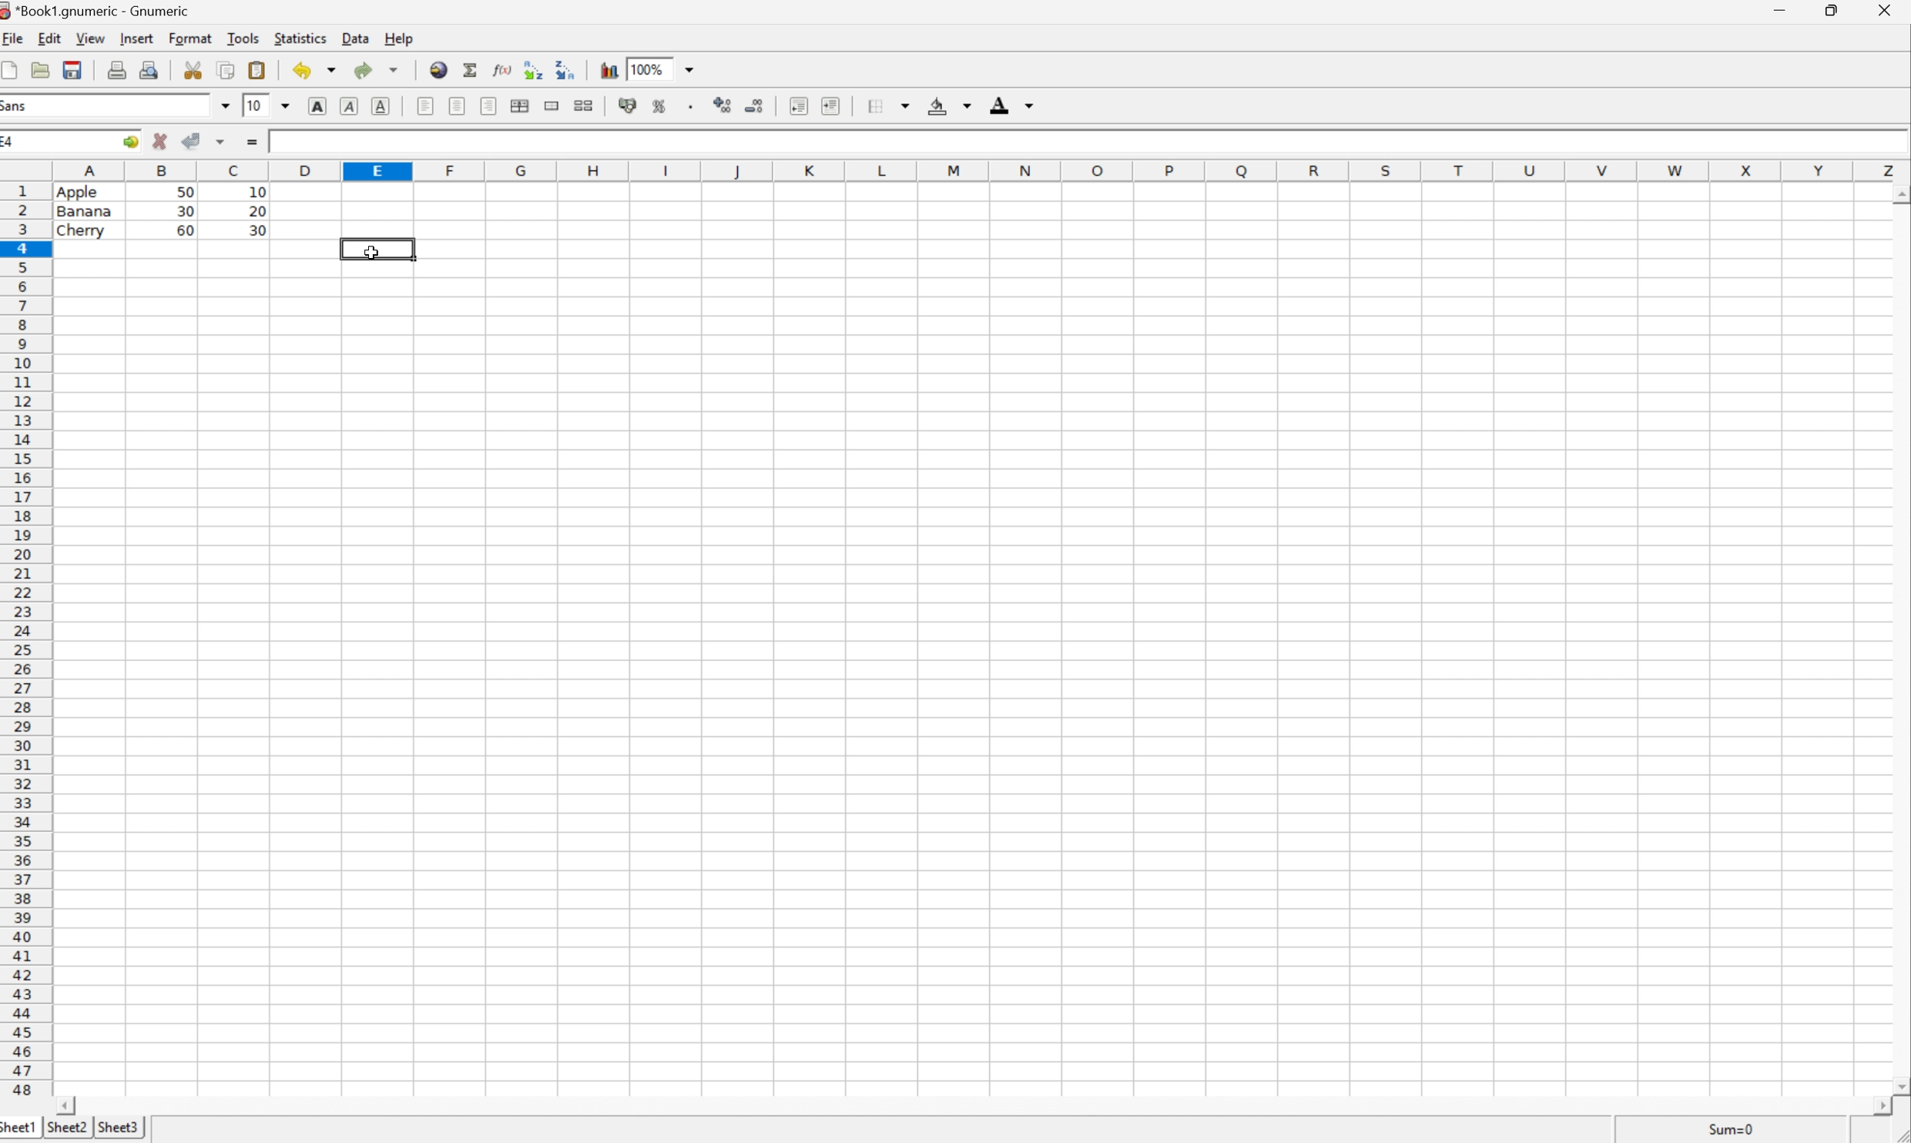  What do you see at coordinates (119, 69) in the screenshot?
I see `print` at bounding box center [119, 69].